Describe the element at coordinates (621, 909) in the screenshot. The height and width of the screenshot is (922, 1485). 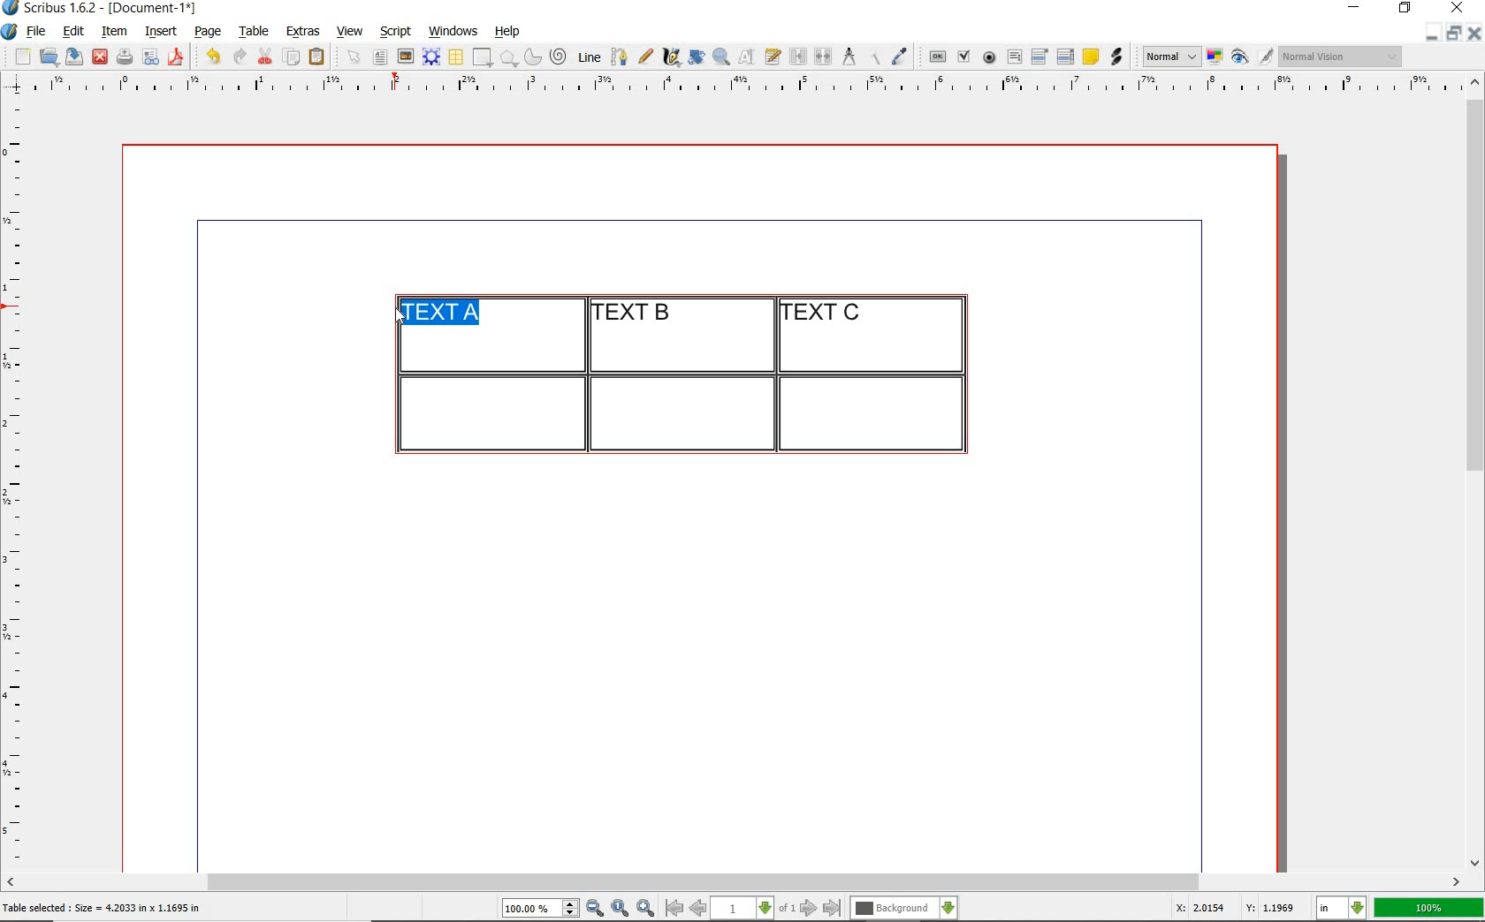
I see `zoom to` at that location.